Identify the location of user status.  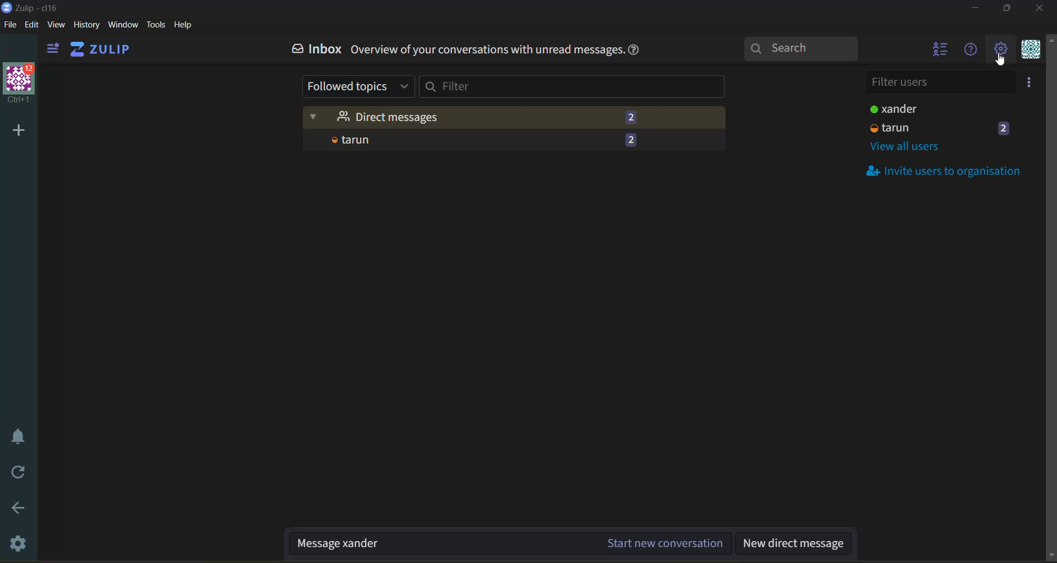
(920, 111).